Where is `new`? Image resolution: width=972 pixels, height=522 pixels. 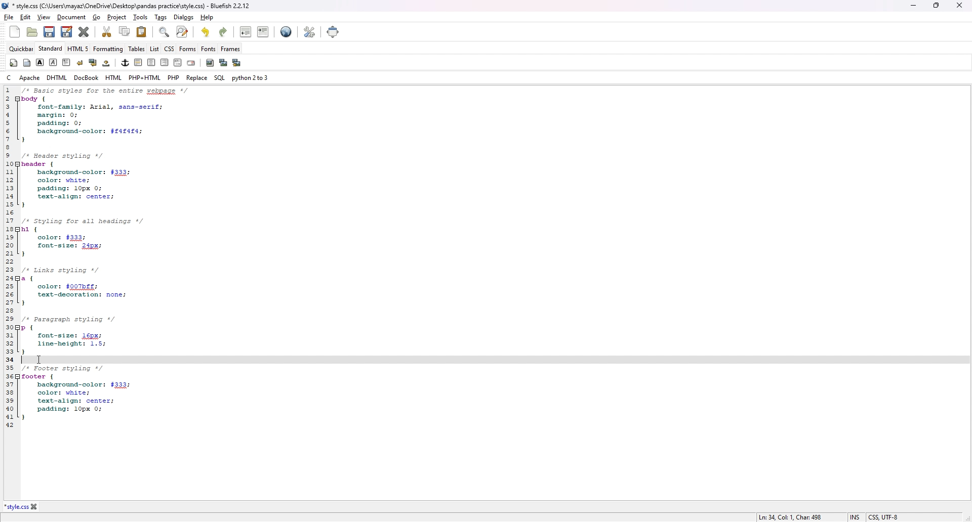 new is located at coordinates (16, 31).